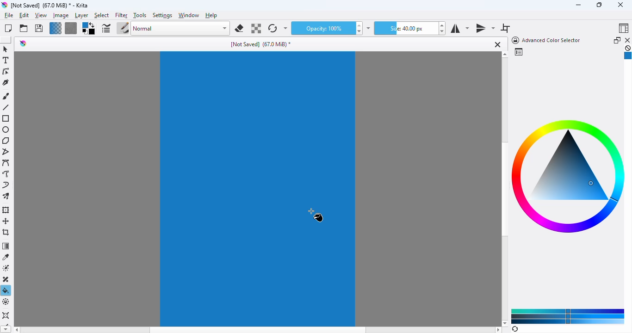  Describe the element at coordinates (316, 215) in the screenshot. I see `cursor` at that location.